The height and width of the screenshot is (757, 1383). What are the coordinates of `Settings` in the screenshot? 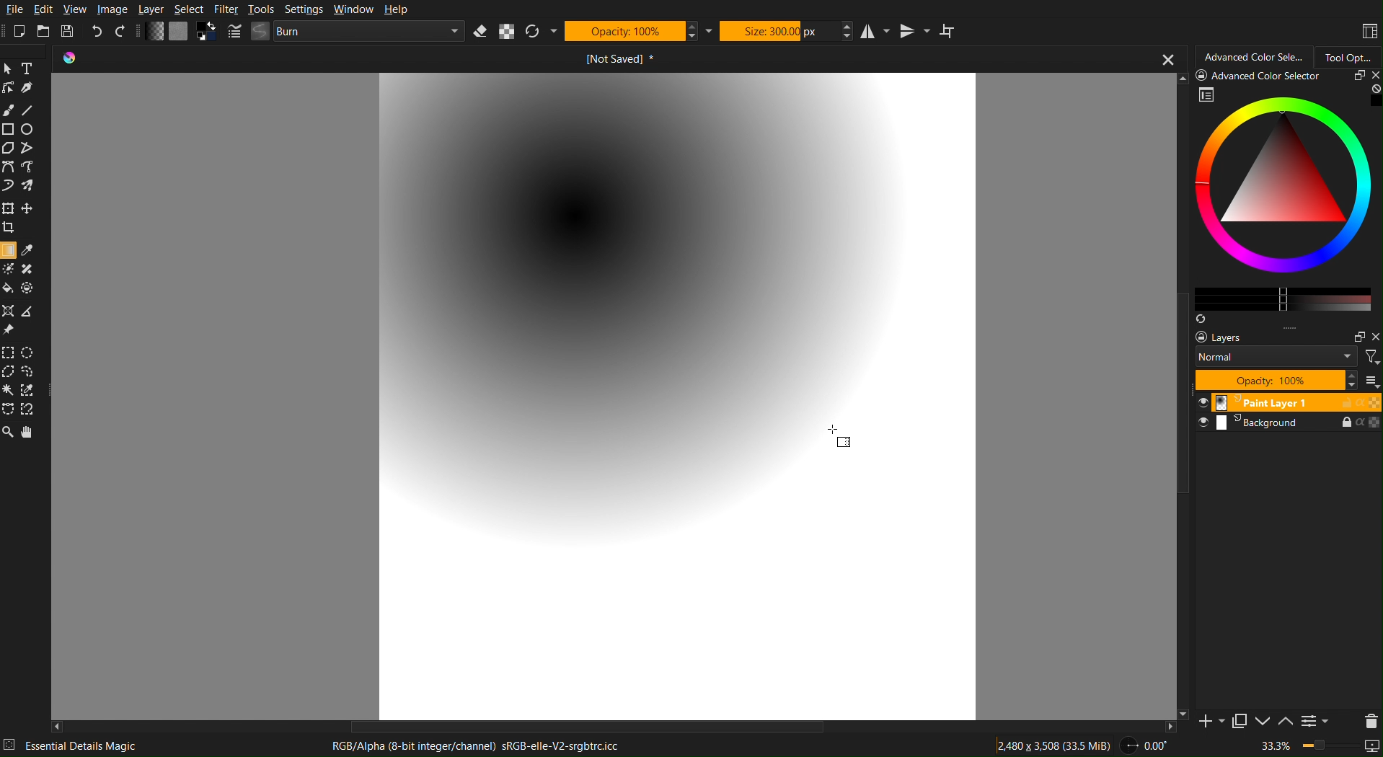 It's located at (1314, 722).